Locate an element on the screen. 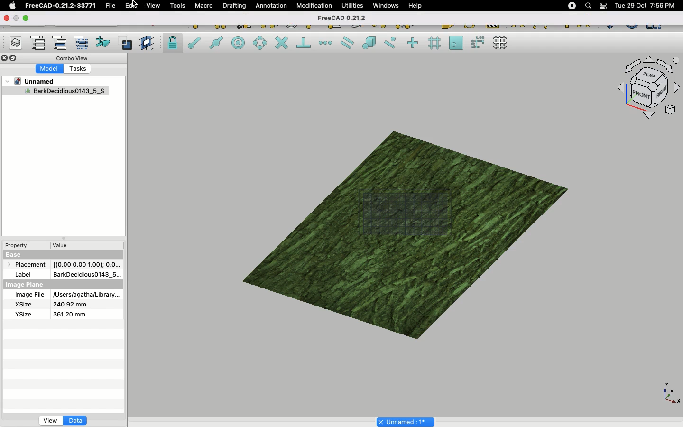 The height and width of the screenshot is (427, 683). Image Plane is located at coordinates (26, 285).